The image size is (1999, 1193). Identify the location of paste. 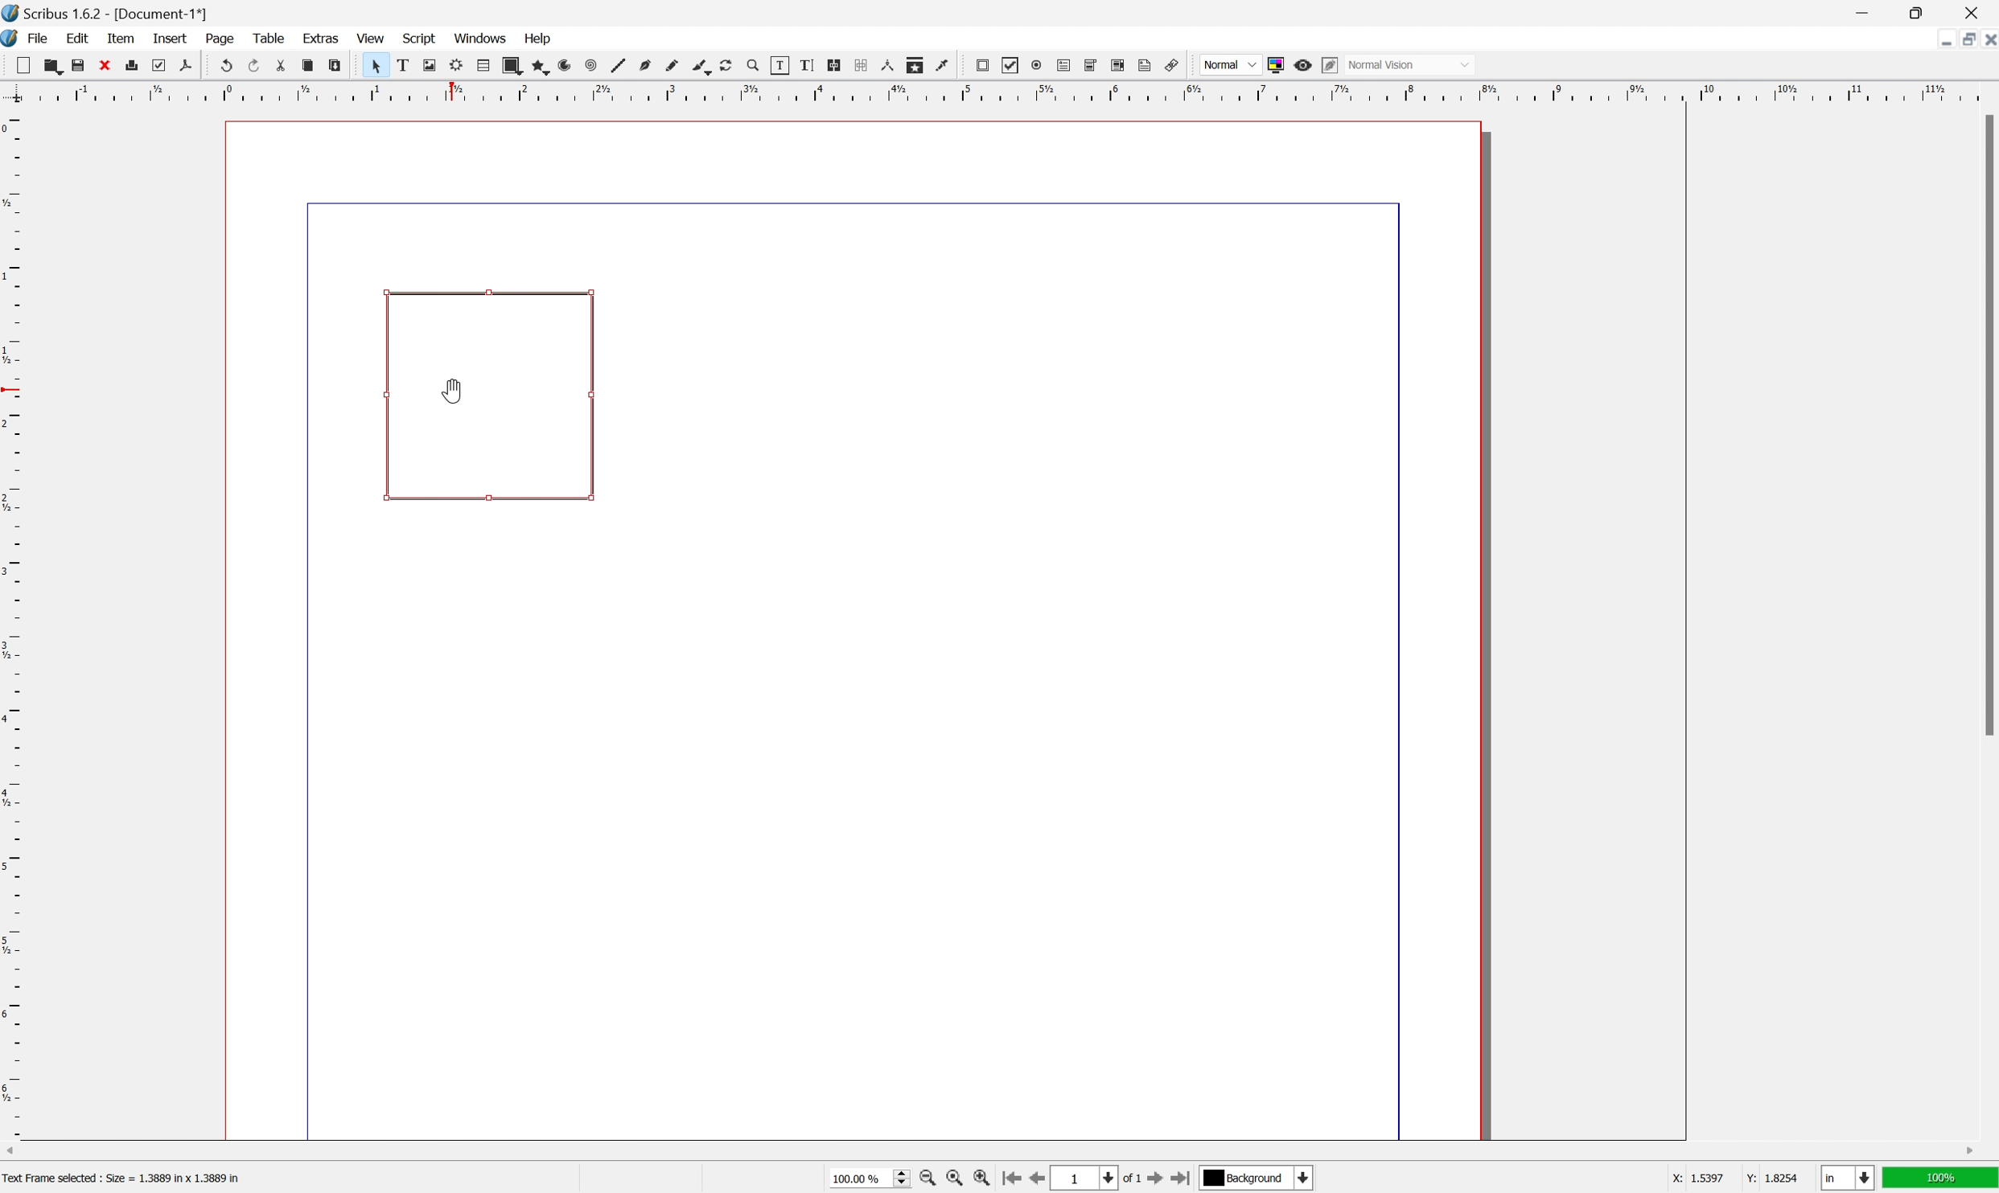
(335, 66).